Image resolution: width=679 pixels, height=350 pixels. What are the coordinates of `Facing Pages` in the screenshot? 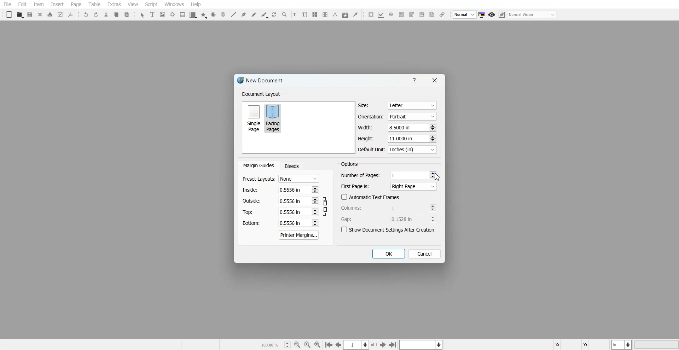 It's located at (274, 118).